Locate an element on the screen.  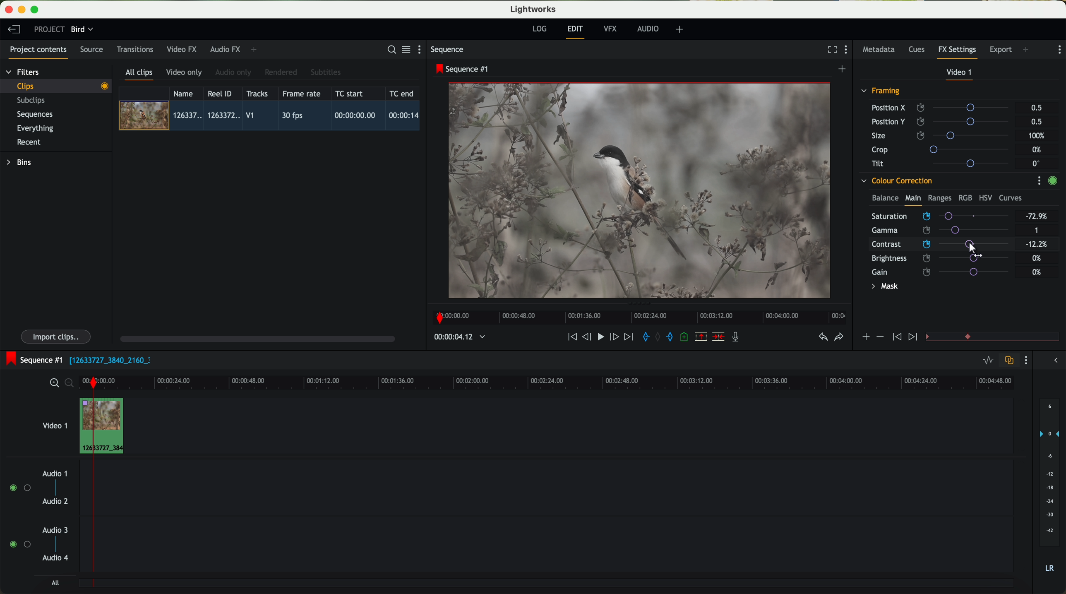
crop is located at coordinates (944, 149).